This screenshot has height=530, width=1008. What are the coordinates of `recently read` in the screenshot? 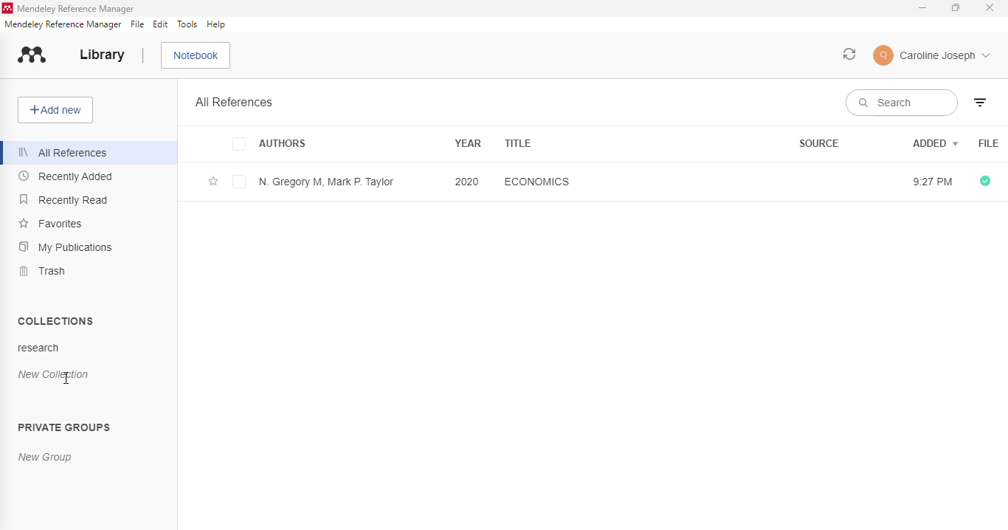 It's located at (65, 199).